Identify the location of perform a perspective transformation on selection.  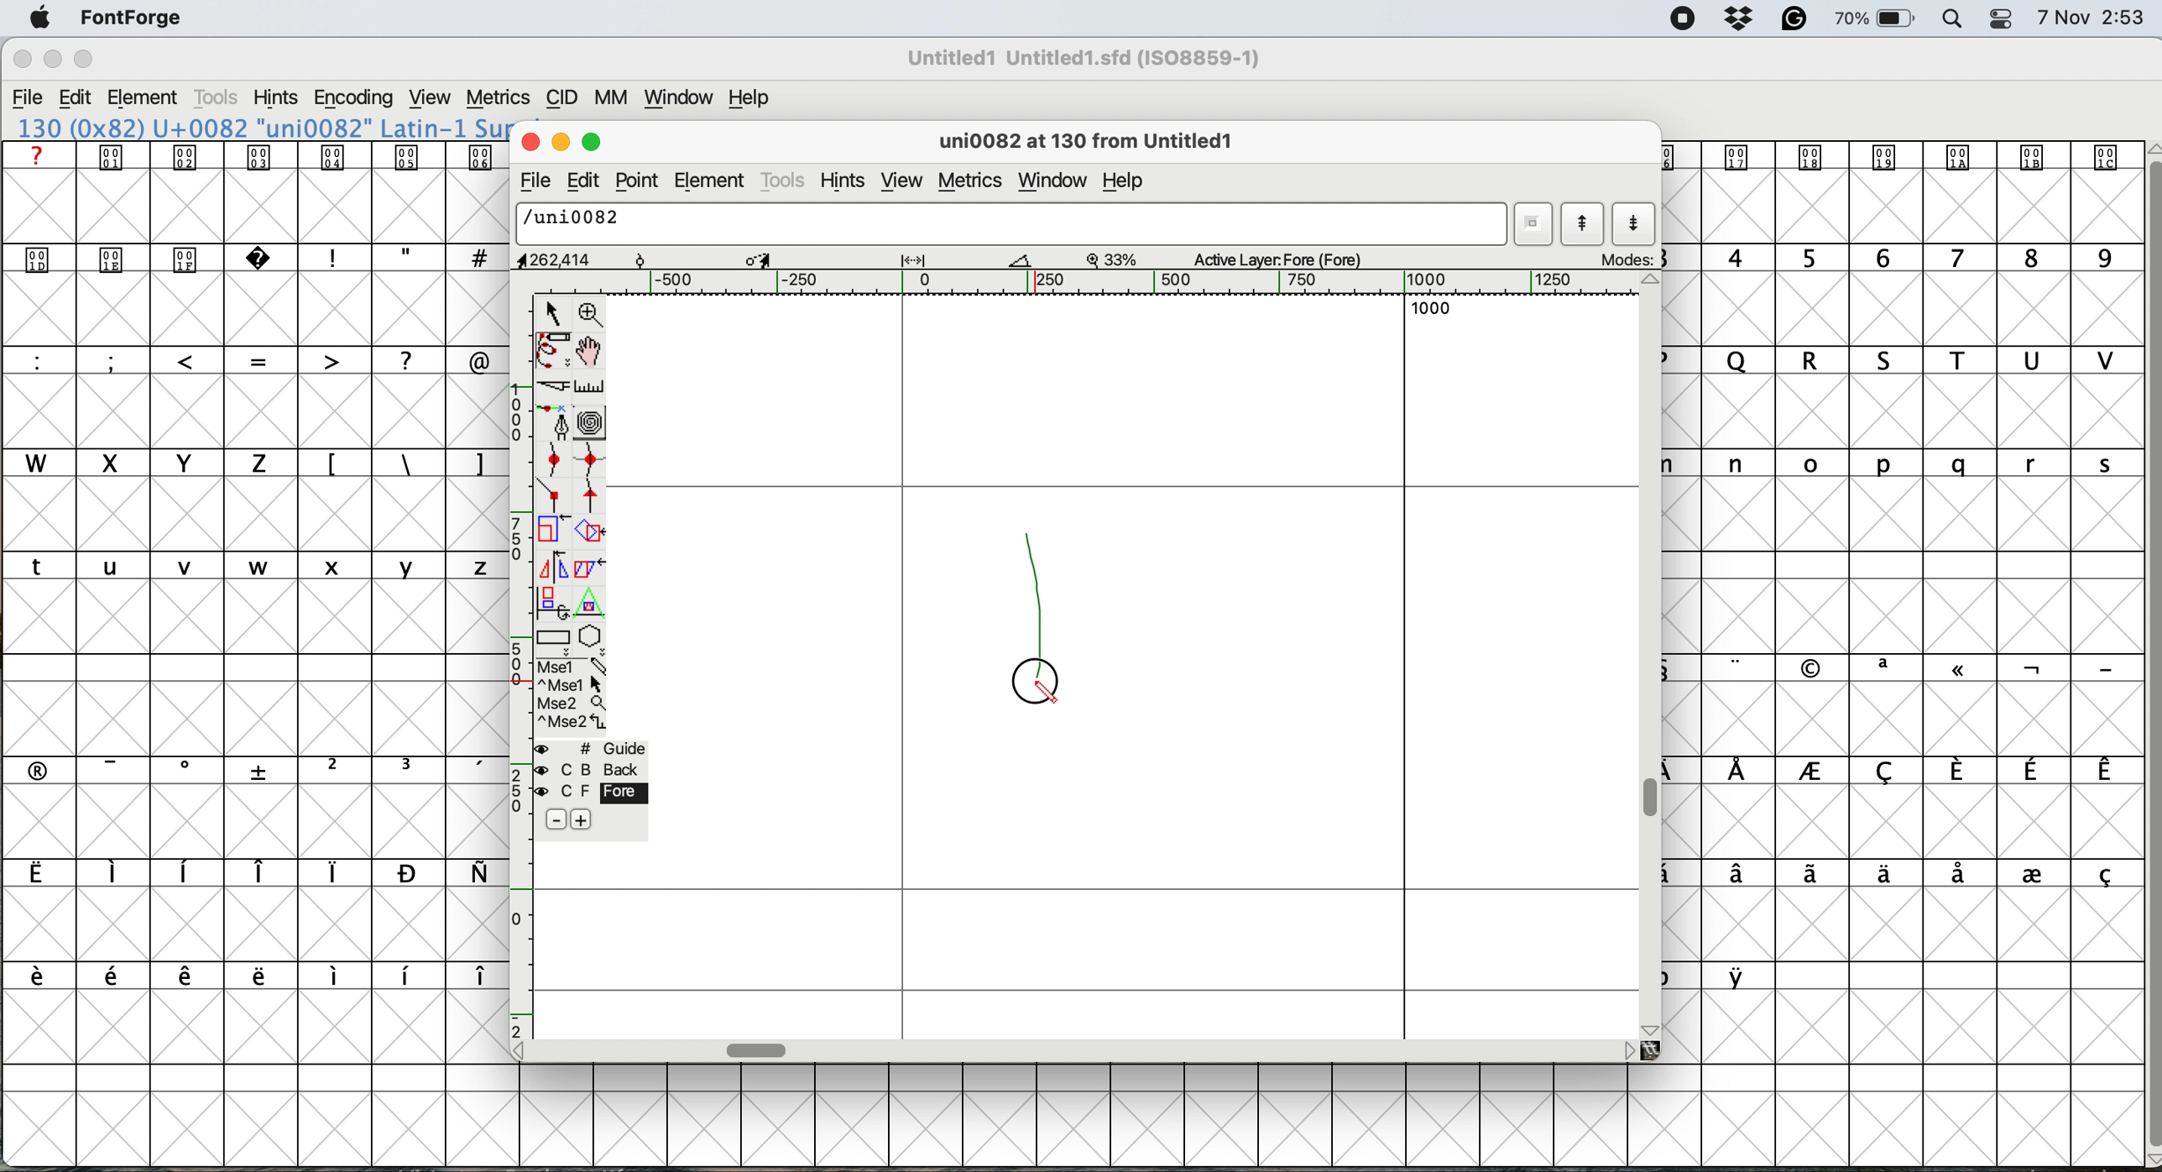
(593, 607).